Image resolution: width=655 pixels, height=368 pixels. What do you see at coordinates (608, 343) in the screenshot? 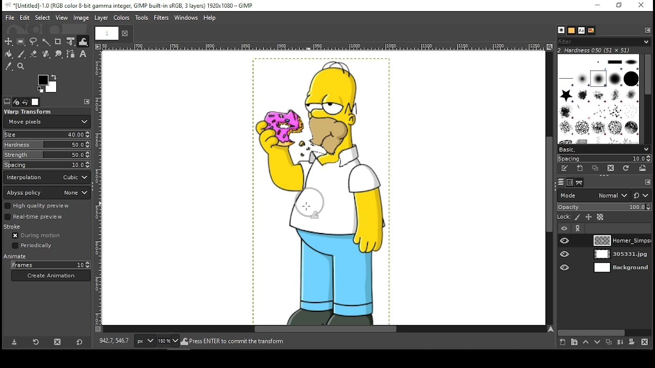
I see `duplicate layer` at bounding box center [608, 343].